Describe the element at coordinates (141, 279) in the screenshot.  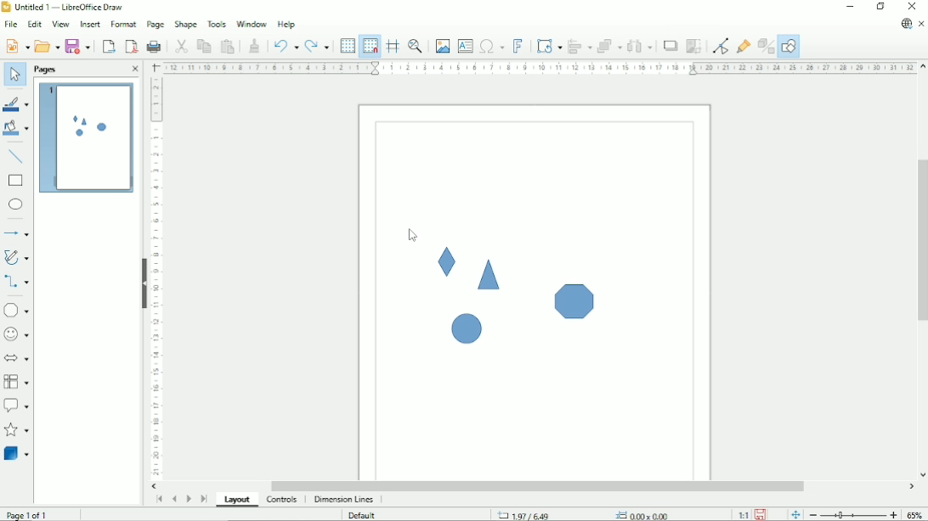
I see `Hide` at that location.